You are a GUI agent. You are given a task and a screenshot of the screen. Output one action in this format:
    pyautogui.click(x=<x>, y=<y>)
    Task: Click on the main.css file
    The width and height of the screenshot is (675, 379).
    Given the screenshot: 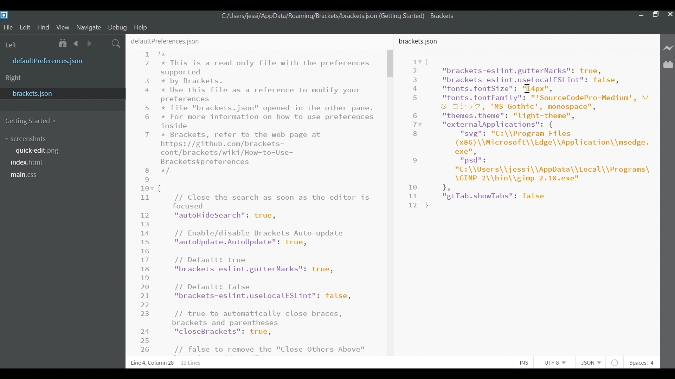 What is the action you would take?
    pyautogui.click(x=26, y=174)
    